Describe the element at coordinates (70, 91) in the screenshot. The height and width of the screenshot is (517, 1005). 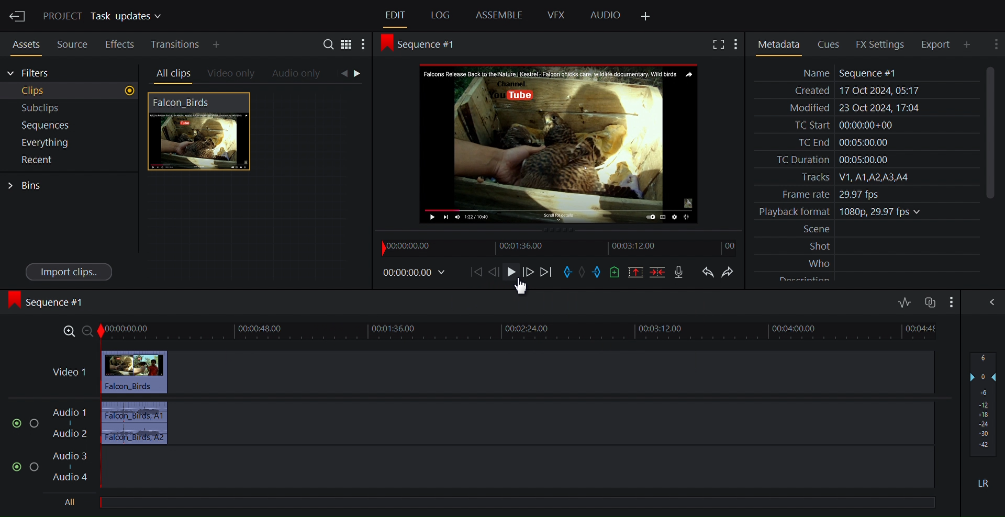
I see `Clips` at that location.